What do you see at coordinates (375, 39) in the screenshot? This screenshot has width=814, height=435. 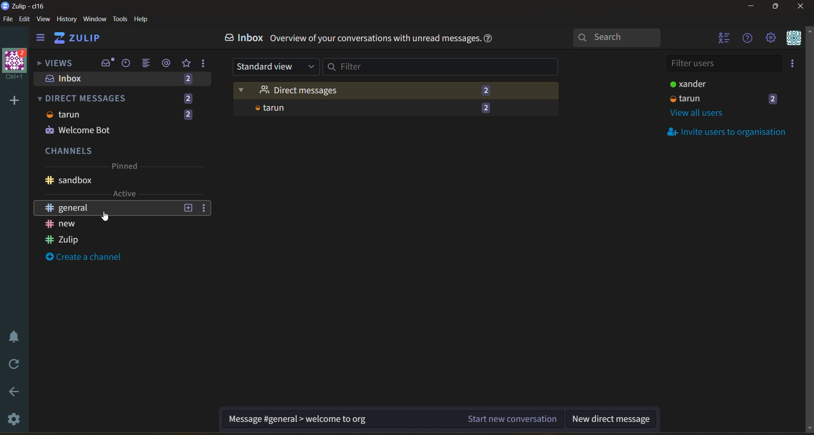 I see `Overview of your conversations with unread messages` at bounding box center [375, 39].